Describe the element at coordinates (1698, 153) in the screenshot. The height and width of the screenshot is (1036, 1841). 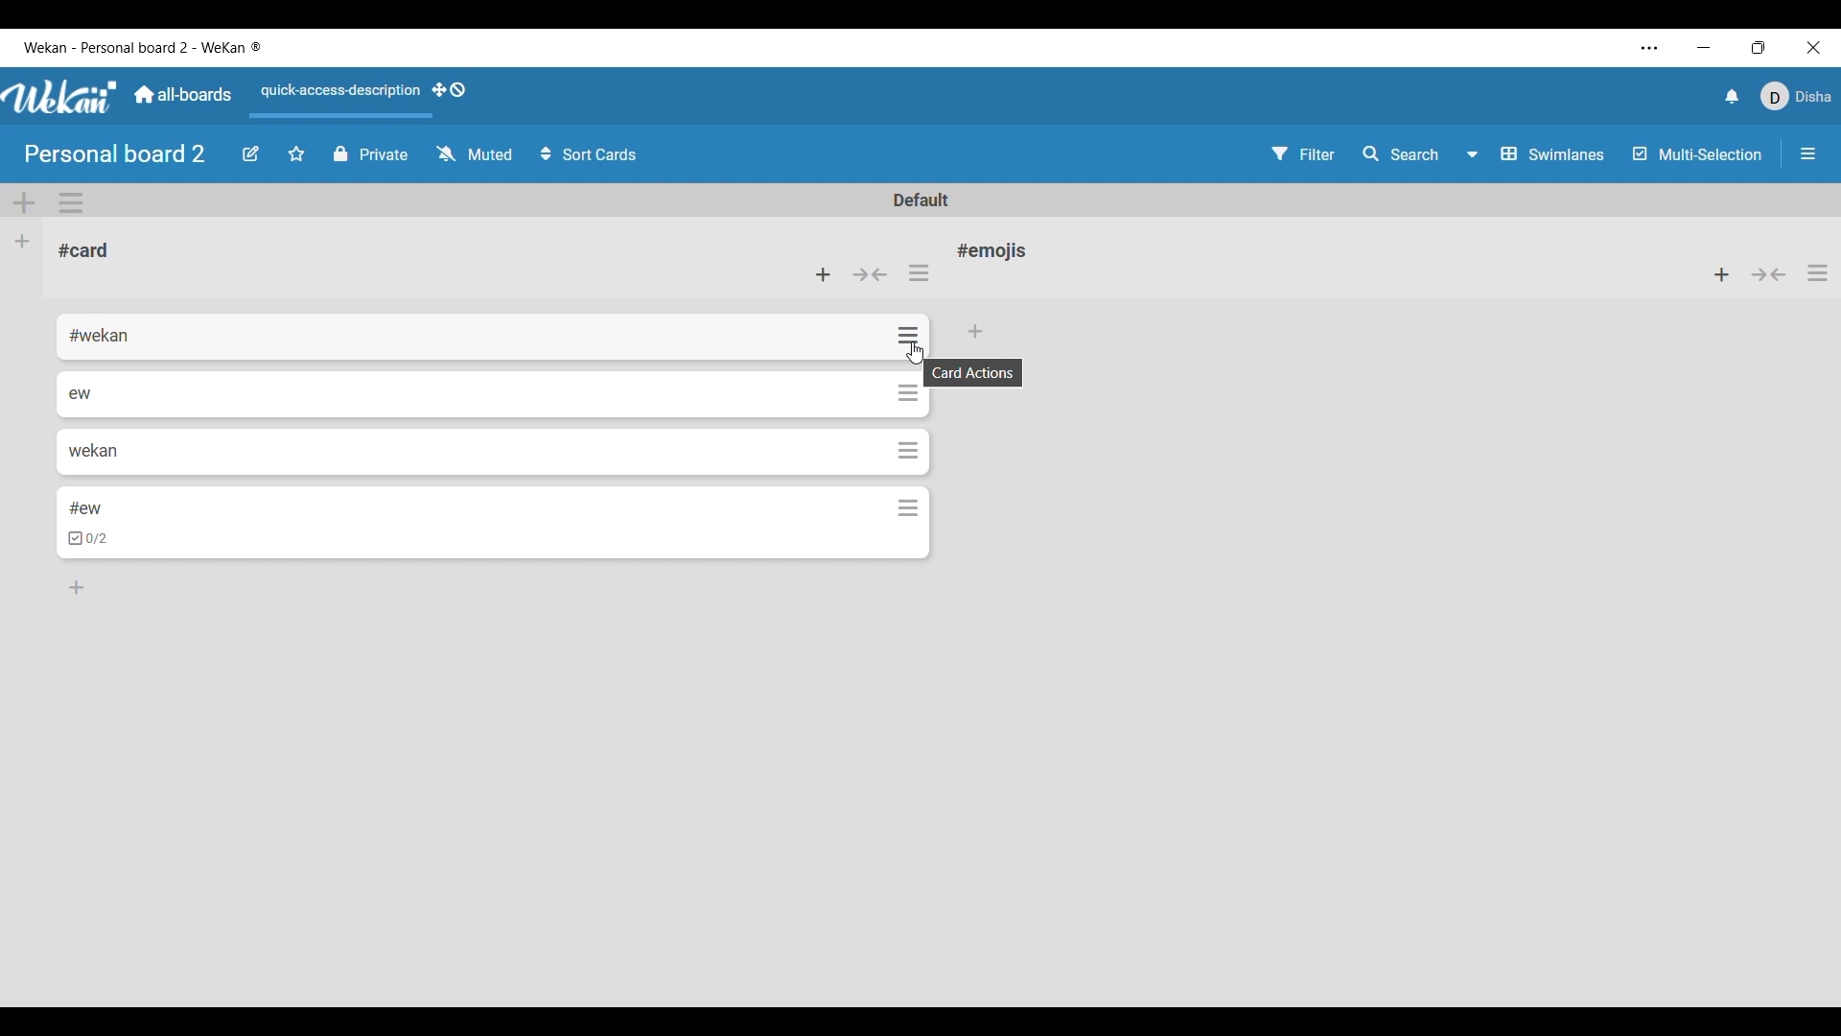
I see `Toggle for multi-selection` at that location.